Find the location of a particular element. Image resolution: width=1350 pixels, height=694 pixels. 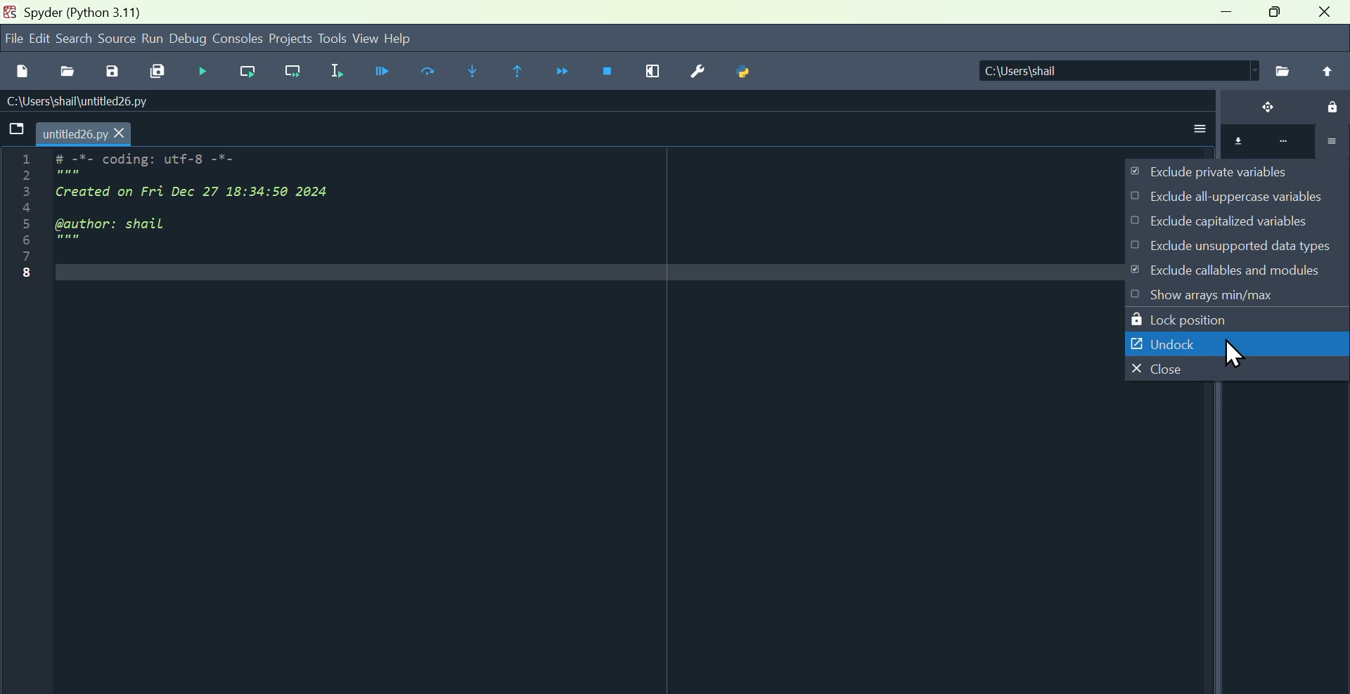

Spyder Python 3.1.1 is located at coordinates (82, 11).